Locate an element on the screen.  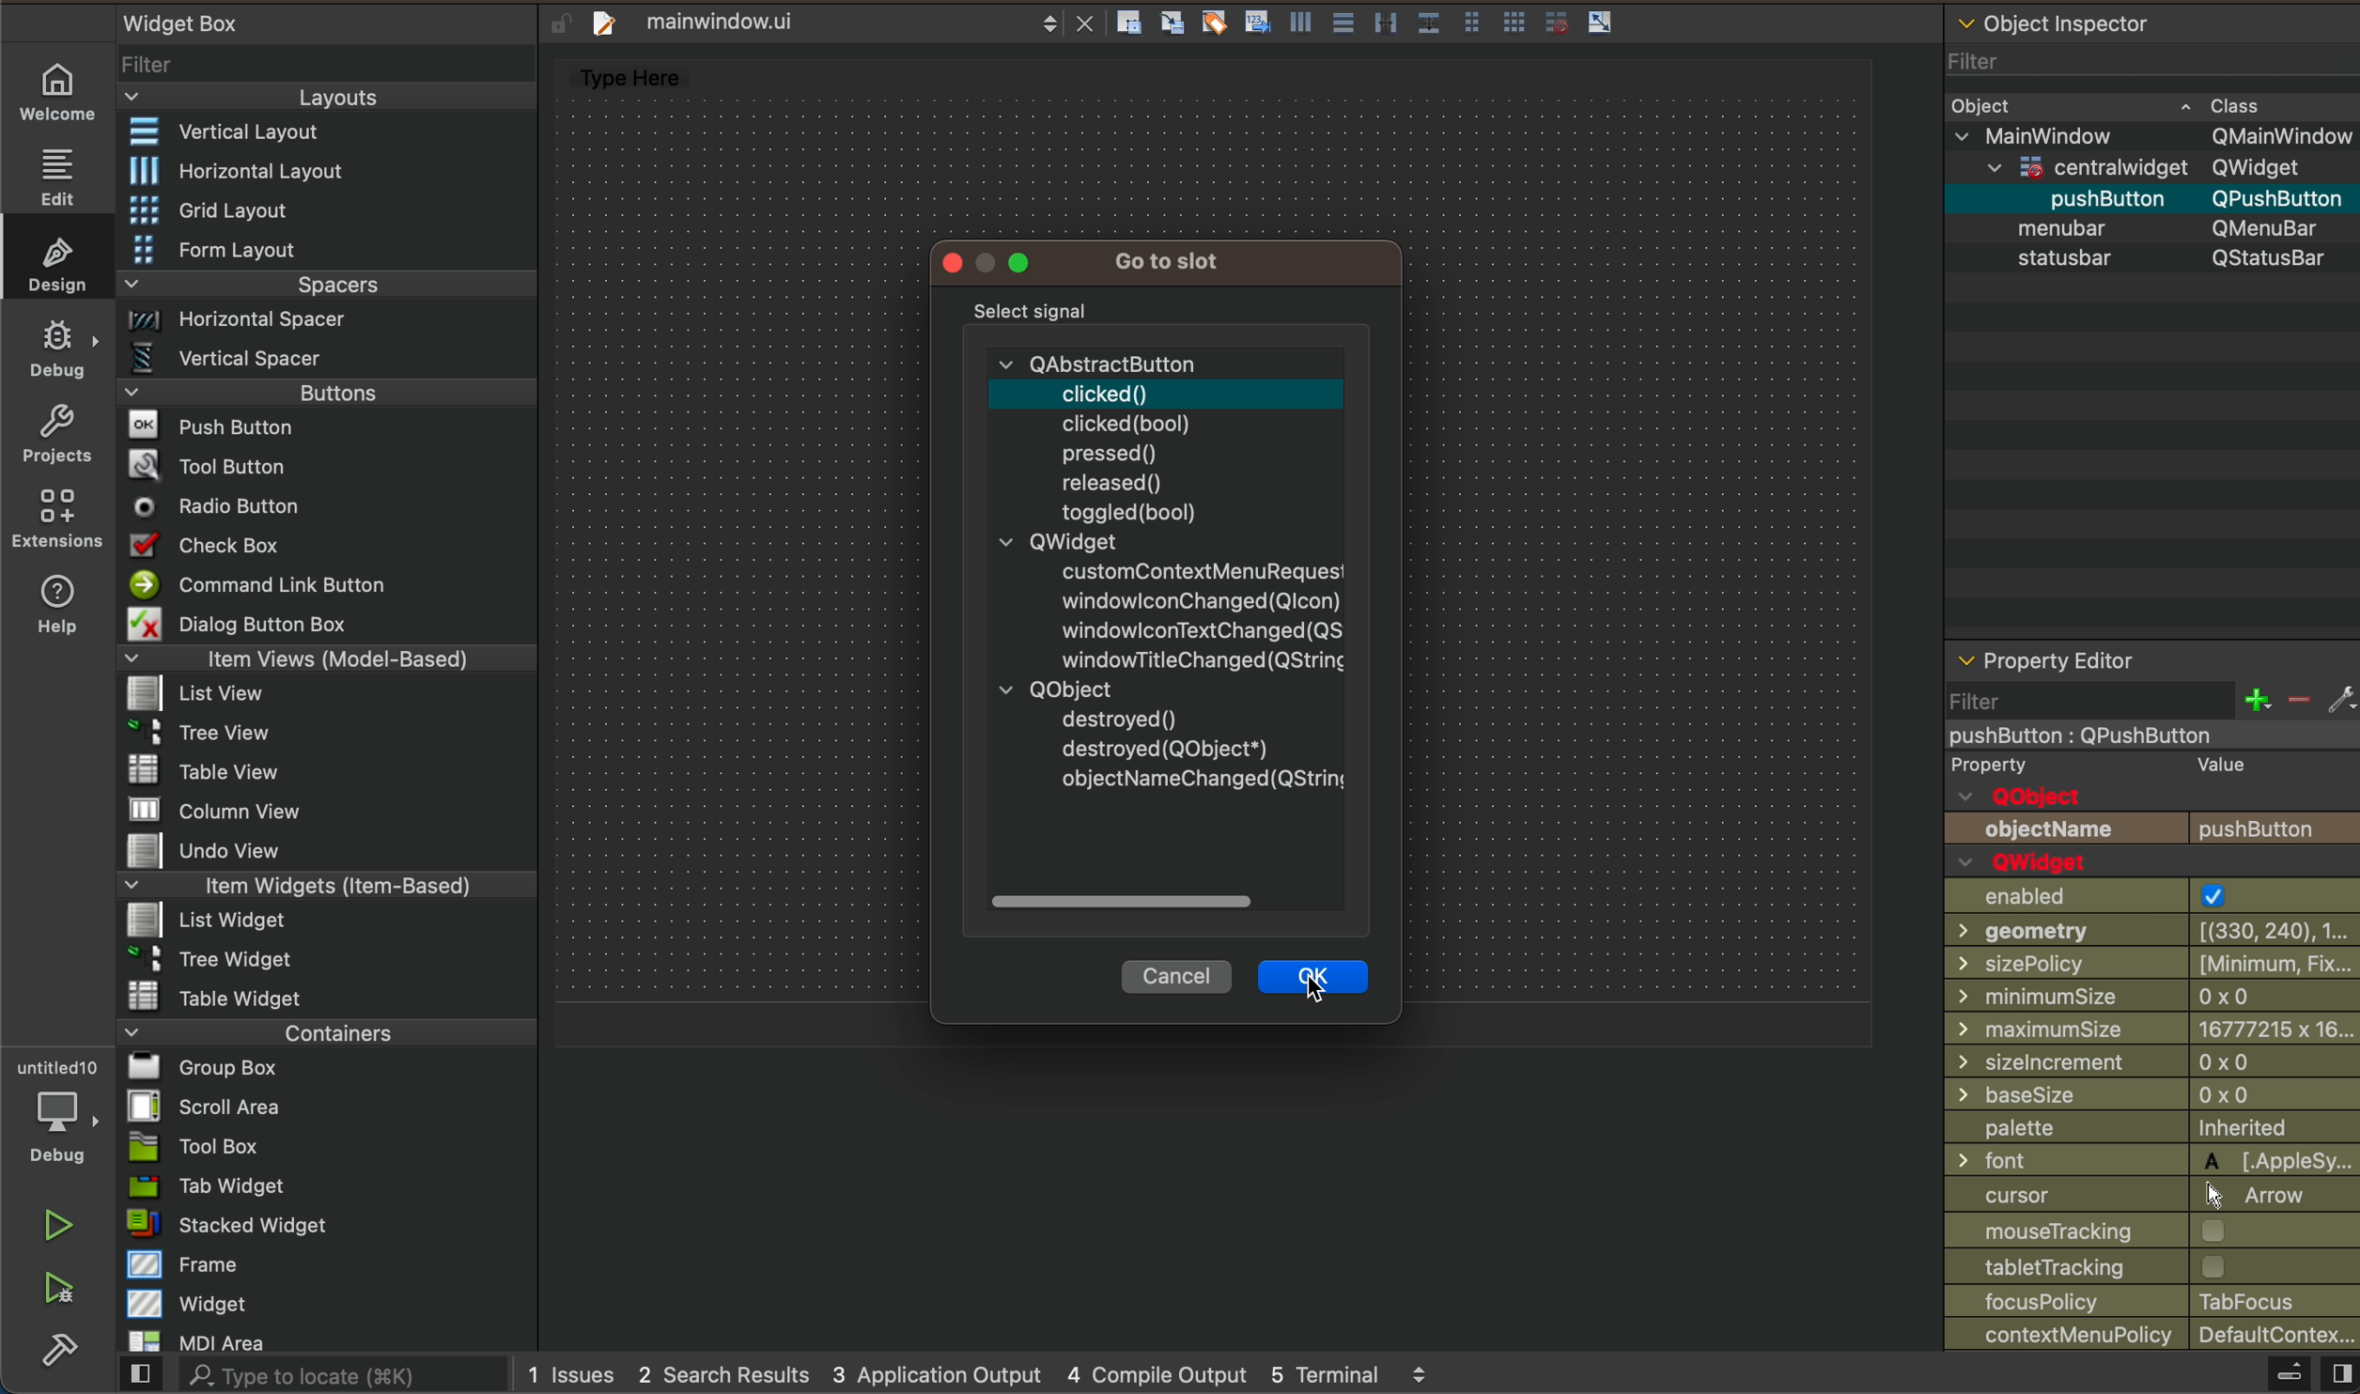
horizontal layout is located at coordinates (327, 167).